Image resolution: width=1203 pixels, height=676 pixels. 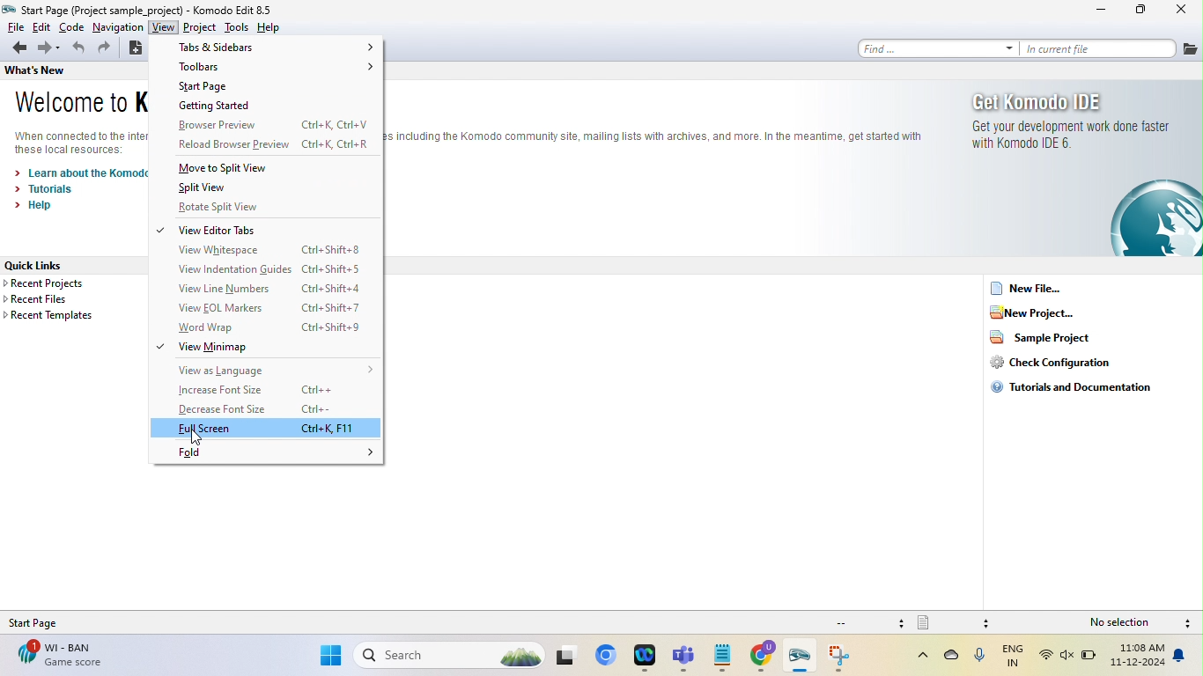 What do you see at coordinates (268, 145) in the screenshot?
I see `reload browser preview` at bounding box center [268, 145].